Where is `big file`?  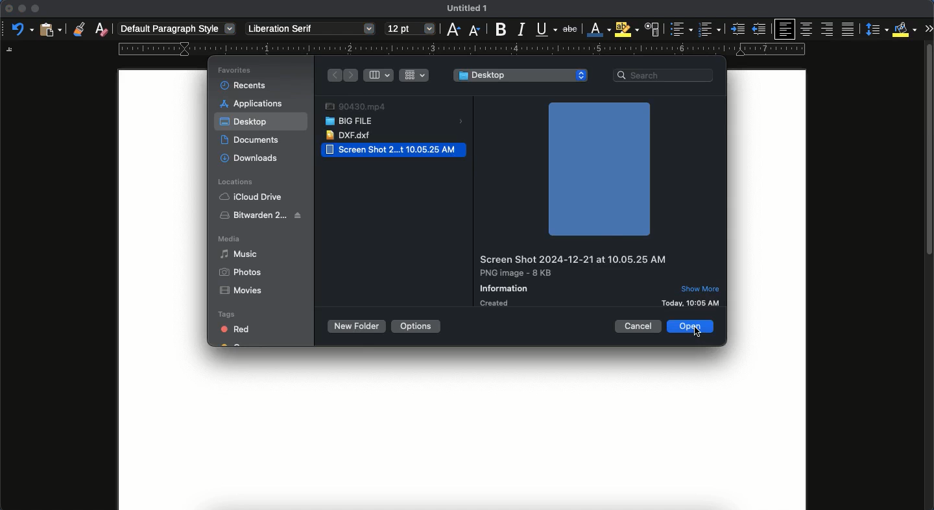 big file is located at coordinates (398, 121).